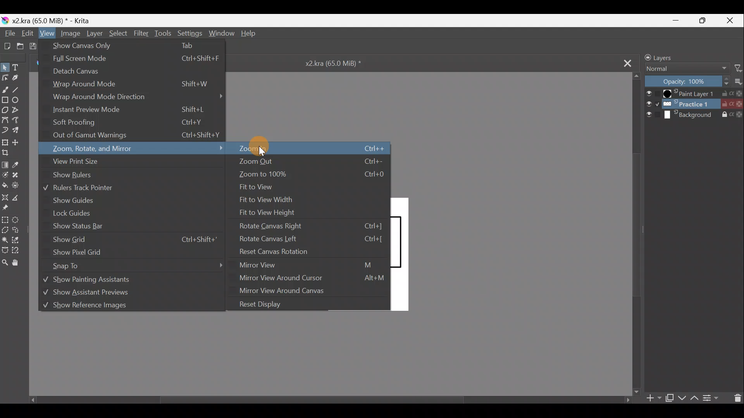  What do you see at coordinates (119, 305) in the screenshot?
I see `Show reference images` at bounding box center [119, 305].